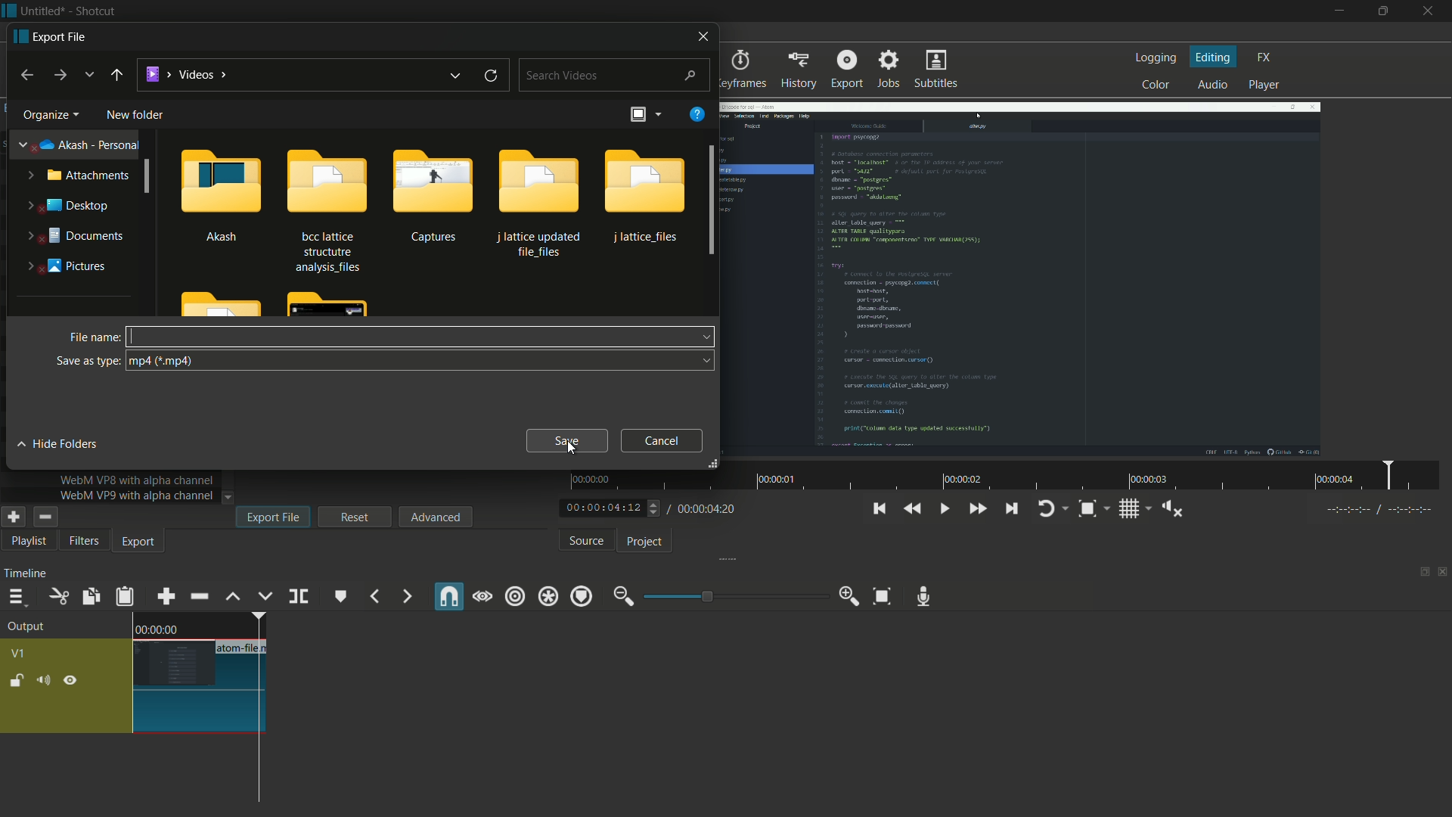 The image size is (1452, 817). What do you see at coordinates (801, 70) in the screenshot?
I see `history` at bounding box center [801, 70].